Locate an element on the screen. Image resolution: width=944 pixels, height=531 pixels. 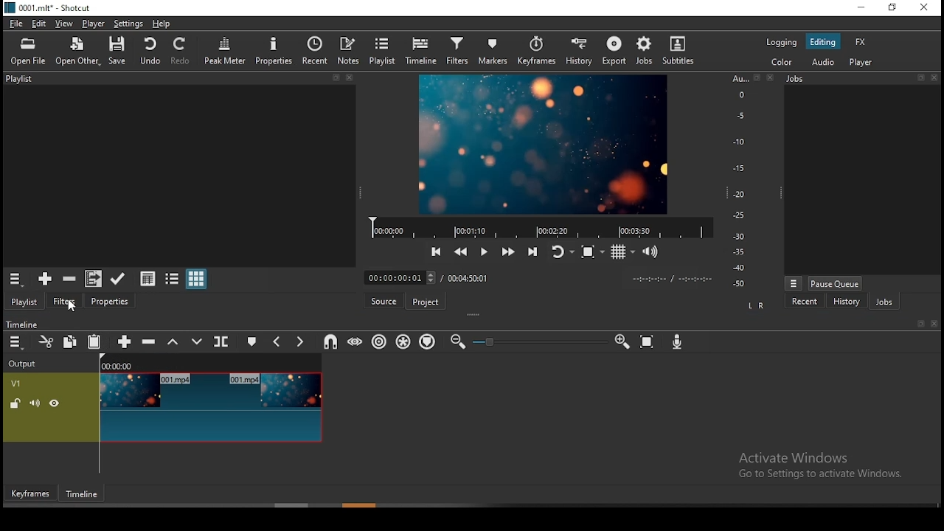
view is located at coordinates (63, 23).